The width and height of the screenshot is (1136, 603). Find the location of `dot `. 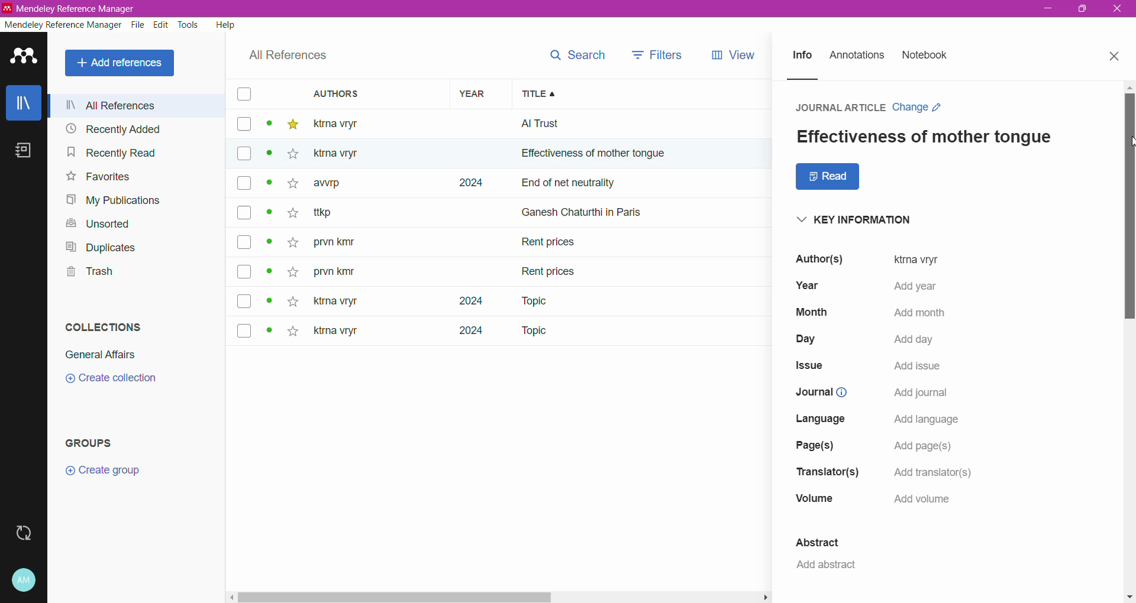

dot  is located at coordinates (269, 186).